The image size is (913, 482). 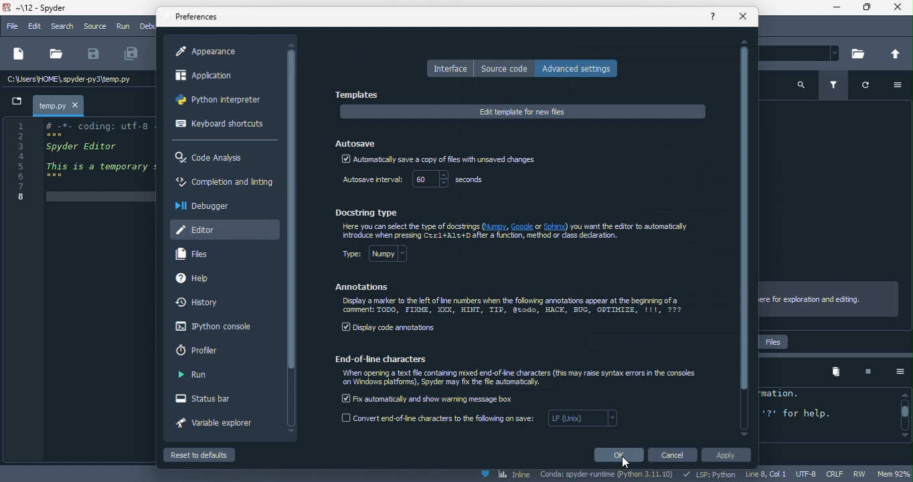 What do you see at coordinates (864, 54) in the screenshot?
I see `` at bounding box center [864, 54].